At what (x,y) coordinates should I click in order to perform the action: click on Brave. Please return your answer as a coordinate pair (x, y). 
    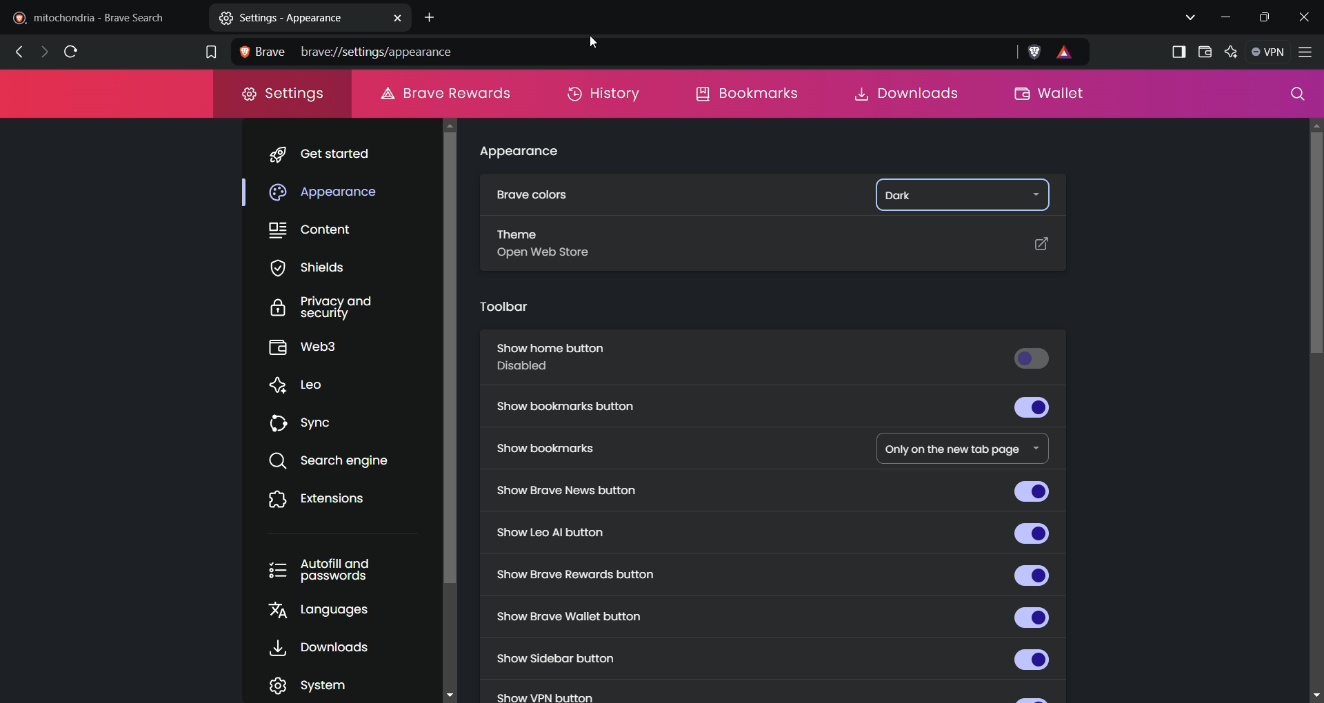
    Looking at the image, I should click on (261, 51).